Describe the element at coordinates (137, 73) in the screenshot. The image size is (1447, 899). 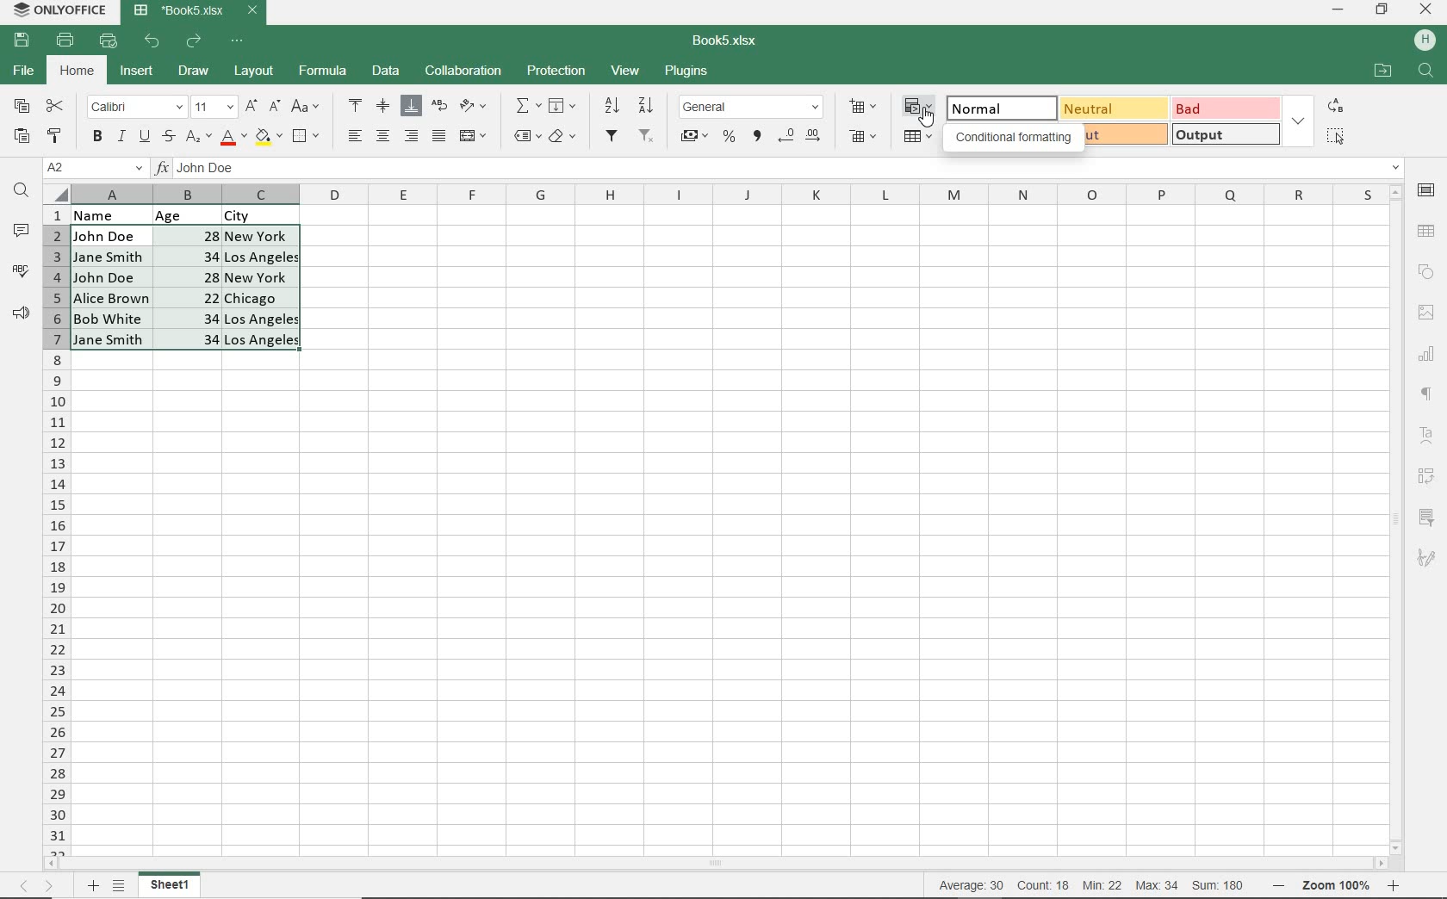
I see `INSERT` at that location.